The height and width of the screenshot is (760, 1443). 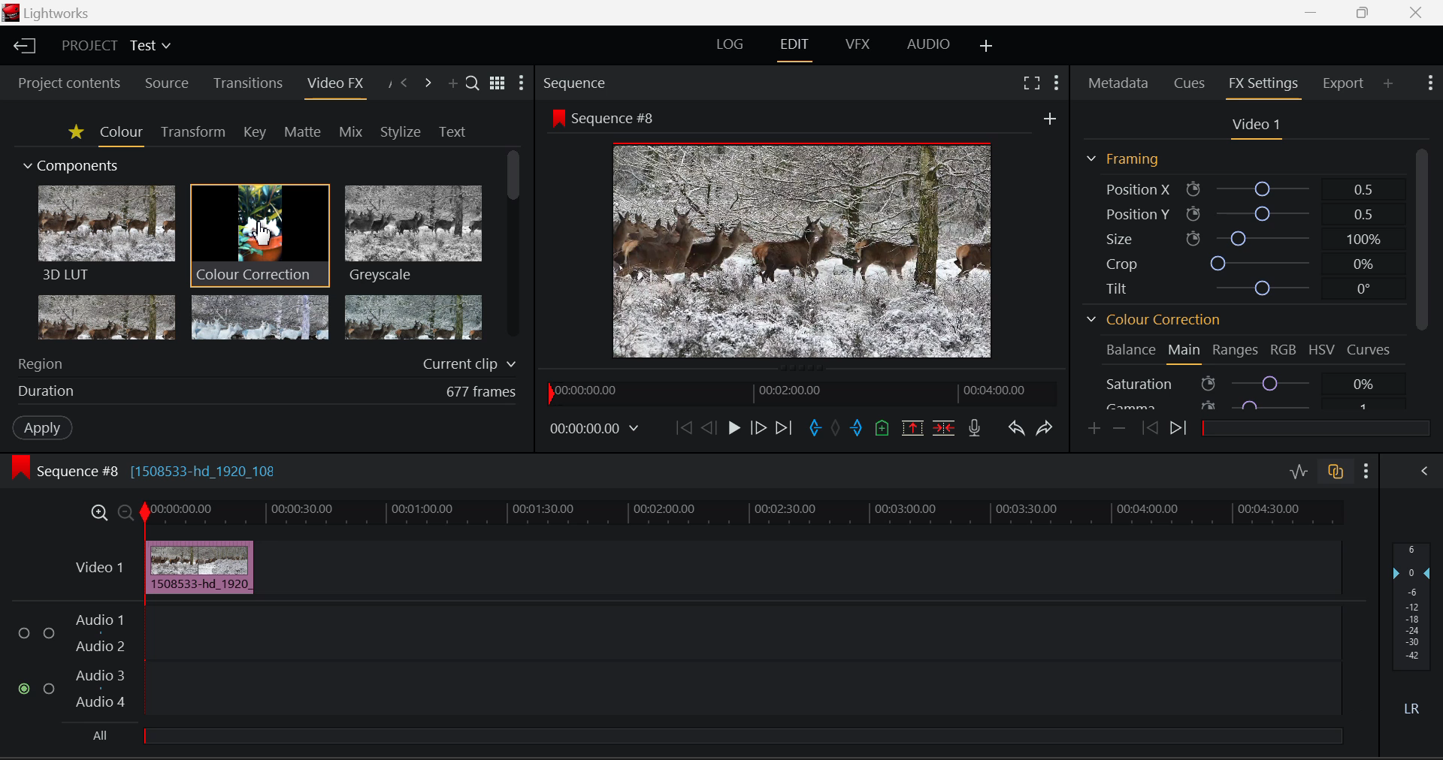 What do you see at coordinates (200, 567) in the screenshot?
I see `Clip Inserted` at bounding box center [200, 567].